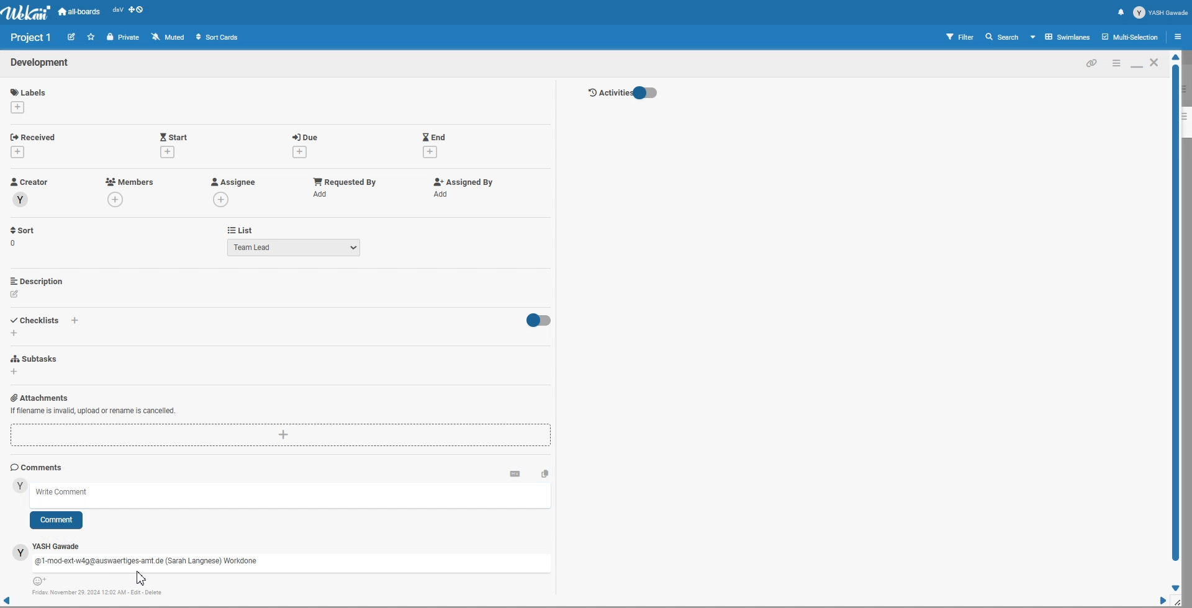  I want to click on Recent open file, so click(117, 12).